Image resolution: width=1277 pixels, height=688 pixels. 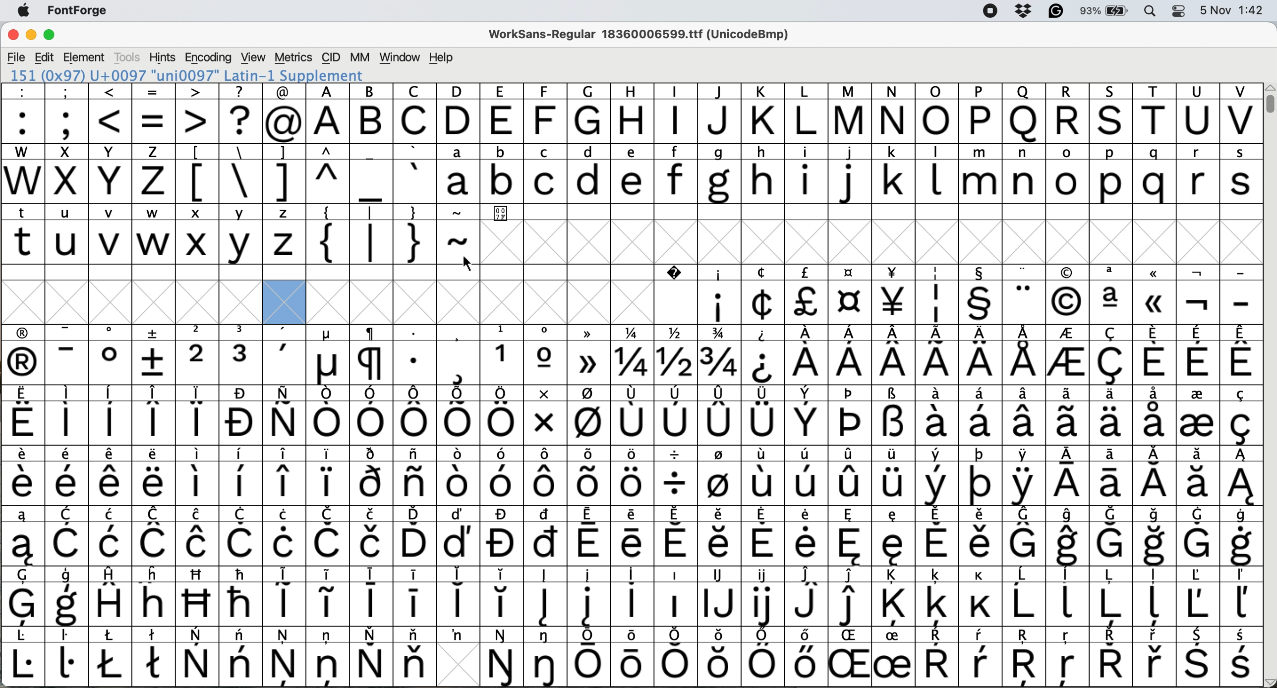 I want to click on symbol, so click(x=67, y=476).